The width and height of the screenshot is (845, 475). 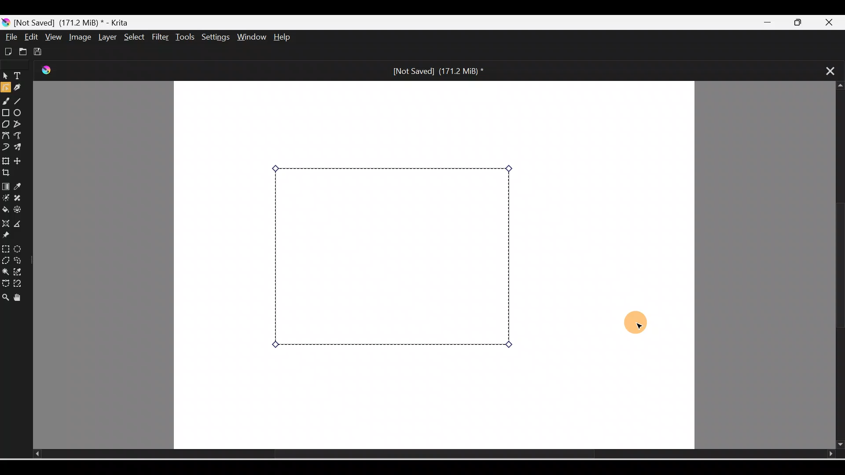 What do you see at coordinates (7, 102) in the screenshot?
I see `Freehand brush tool` at bounding box center [7, 102].